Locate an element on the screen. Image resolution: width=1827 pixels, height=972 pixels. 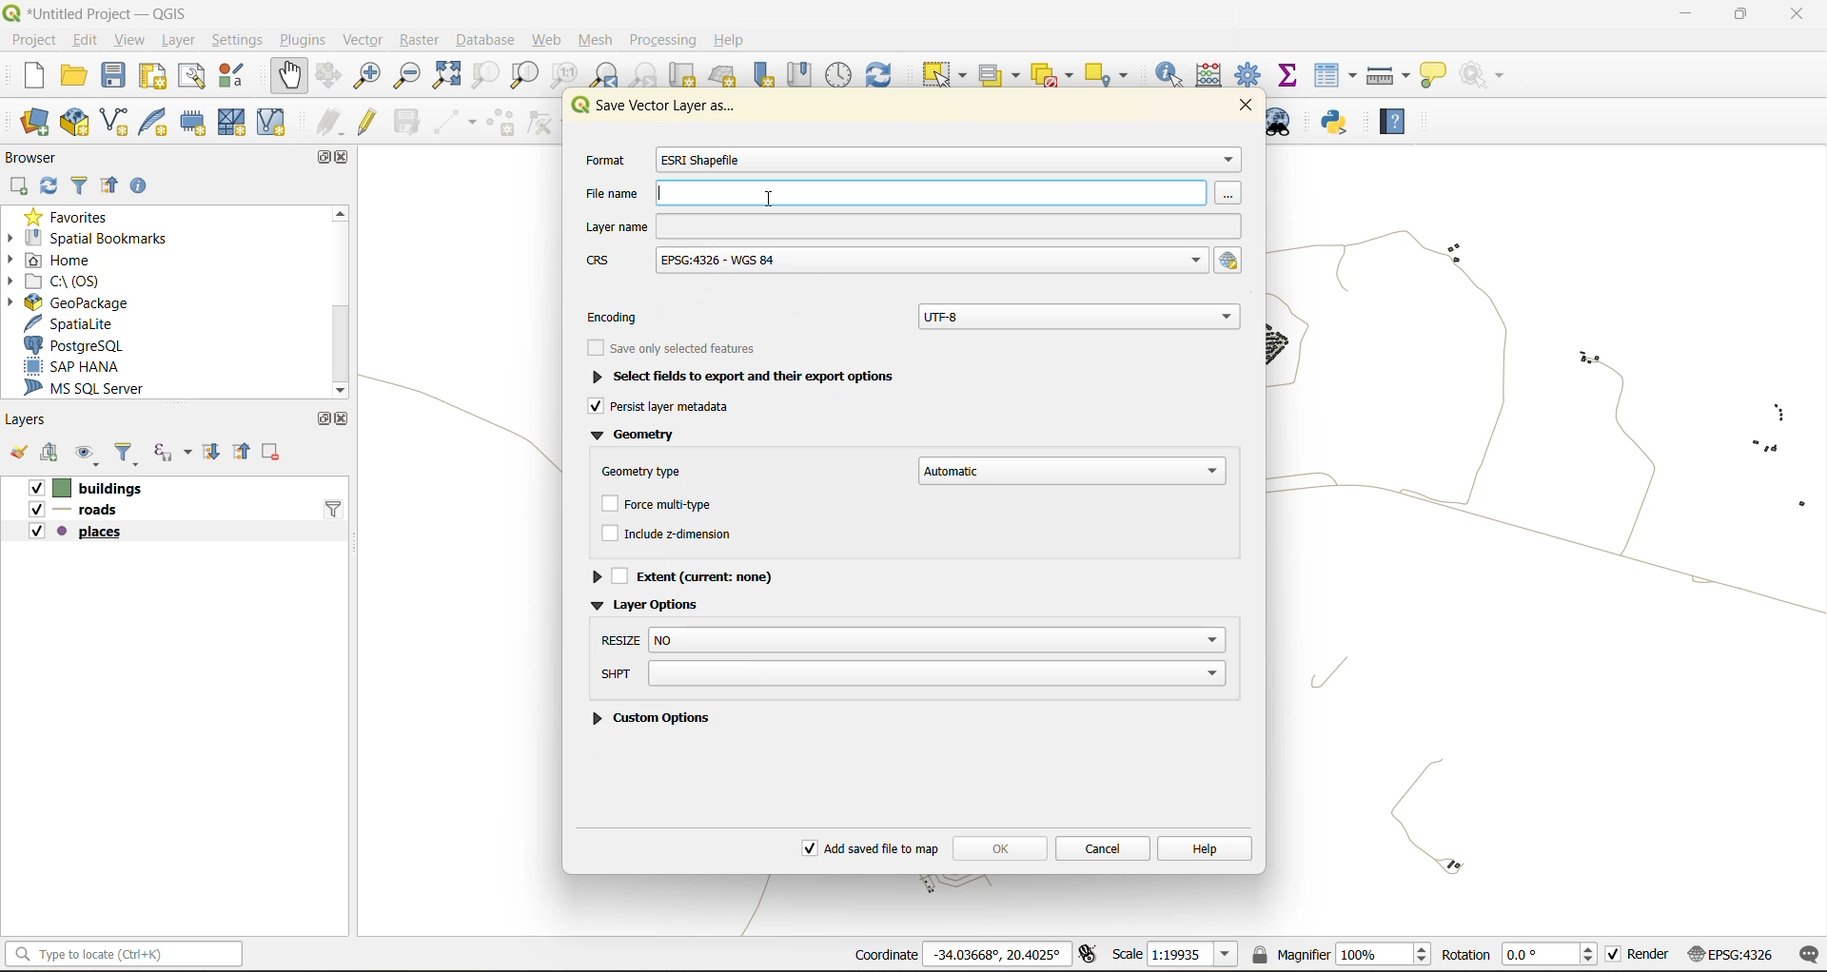
collapse all is located at coordinates (109, 186).